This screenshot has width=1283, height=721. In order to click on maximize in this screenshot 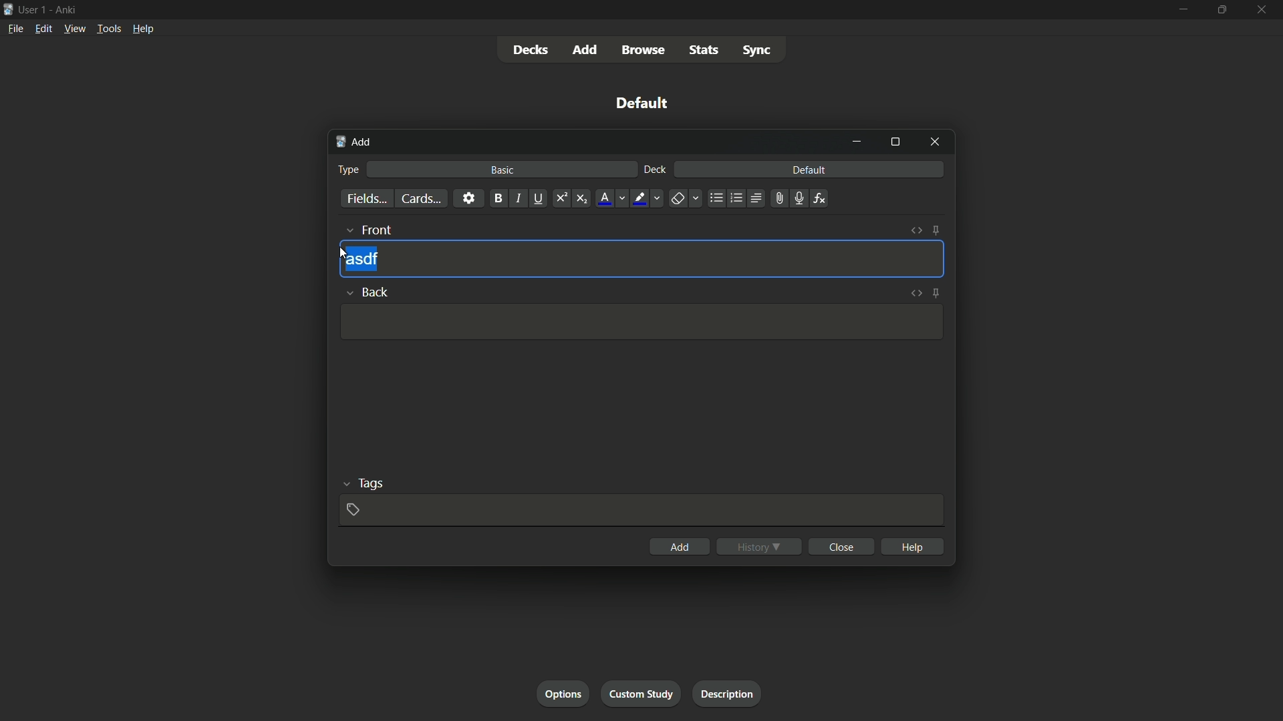, I will do `click(895, 142)`.